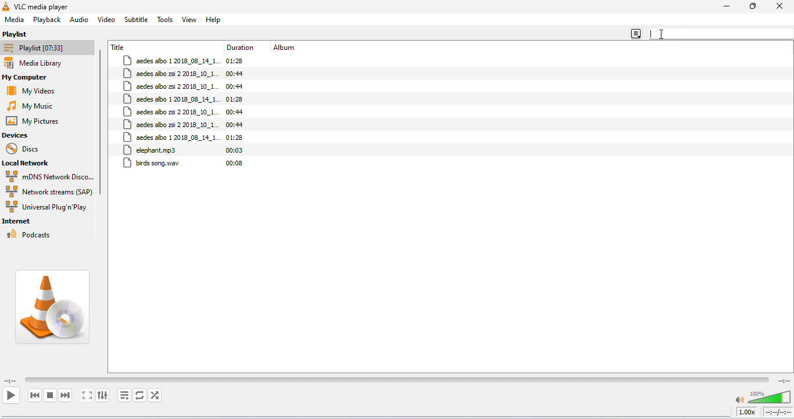  What do you see at coordinates (30, 234) in the screenshot?
I see `podcasts` at bounding box center [30, 234].